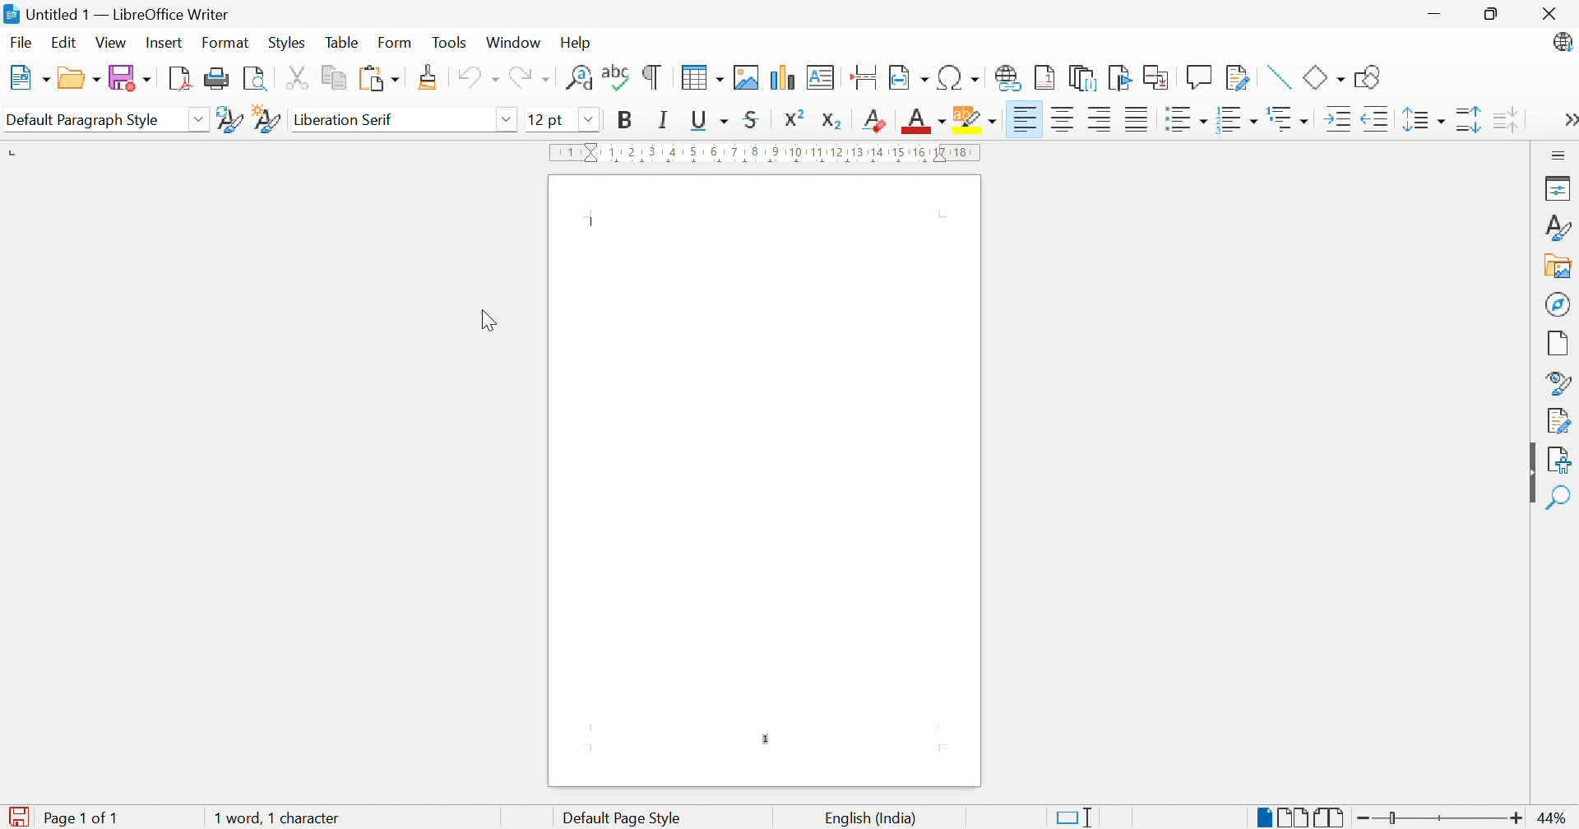 The image size is (1579, 829). What do you see at coordinates (479, 78) in the screenshot?
I see `Undo` at bounding box center [479, 78].